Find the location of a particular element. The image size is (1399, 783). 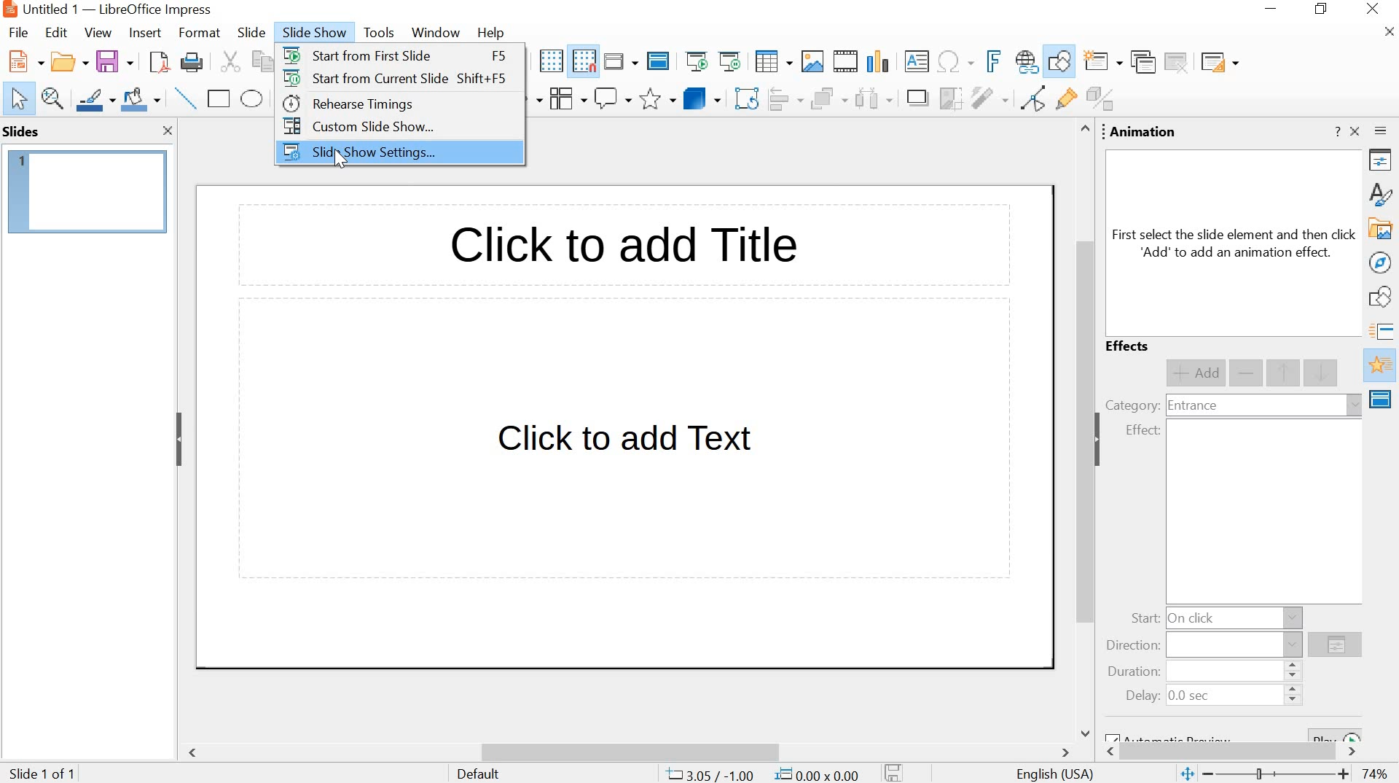

duplicate slide is located at coordinates (1142, 63).